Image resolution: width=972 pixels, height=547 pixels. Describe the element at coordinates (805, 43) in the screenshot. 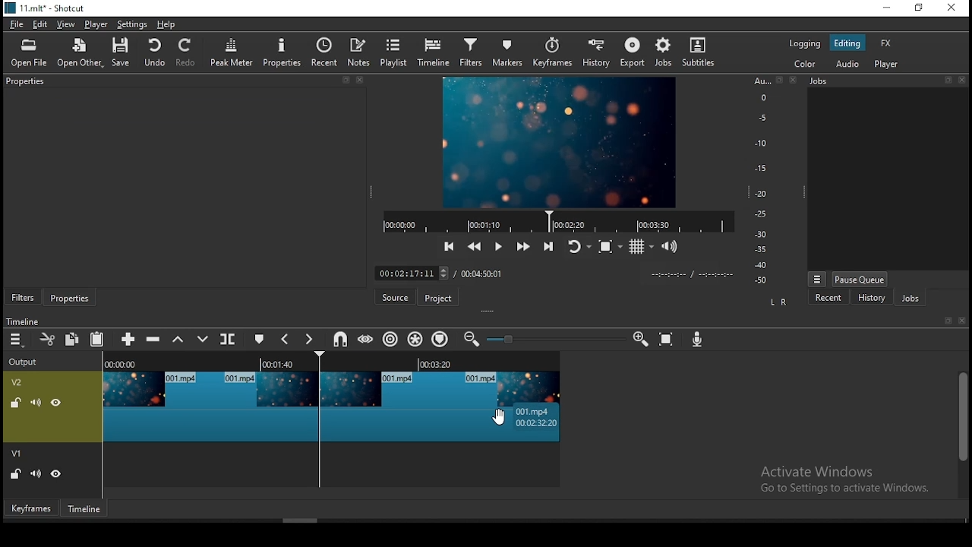

I see `logging` at that location.